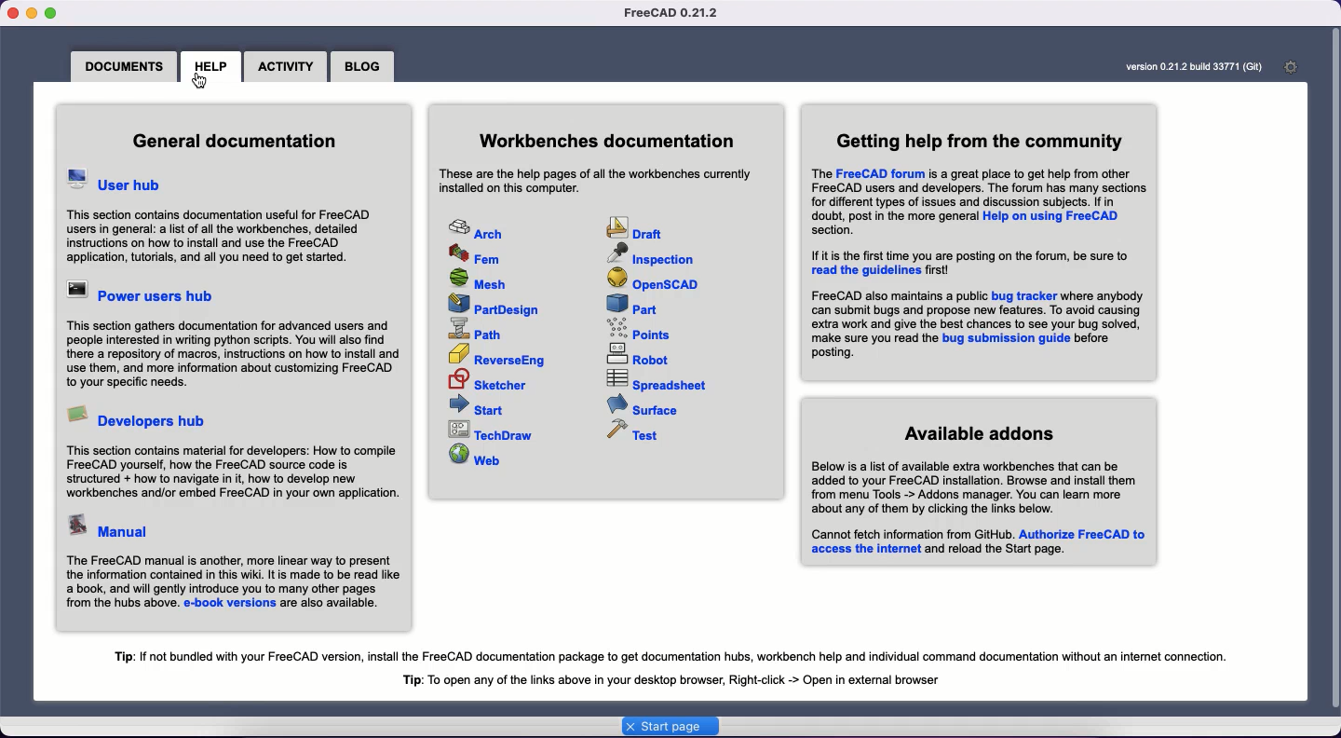  Describe the element at coordinates (658, 379) in the screenshot. I see `Spreadsheet` at that location.